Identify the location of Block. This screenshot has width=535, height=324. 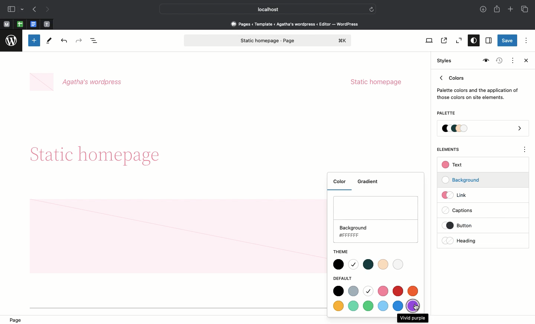
(178, 237).